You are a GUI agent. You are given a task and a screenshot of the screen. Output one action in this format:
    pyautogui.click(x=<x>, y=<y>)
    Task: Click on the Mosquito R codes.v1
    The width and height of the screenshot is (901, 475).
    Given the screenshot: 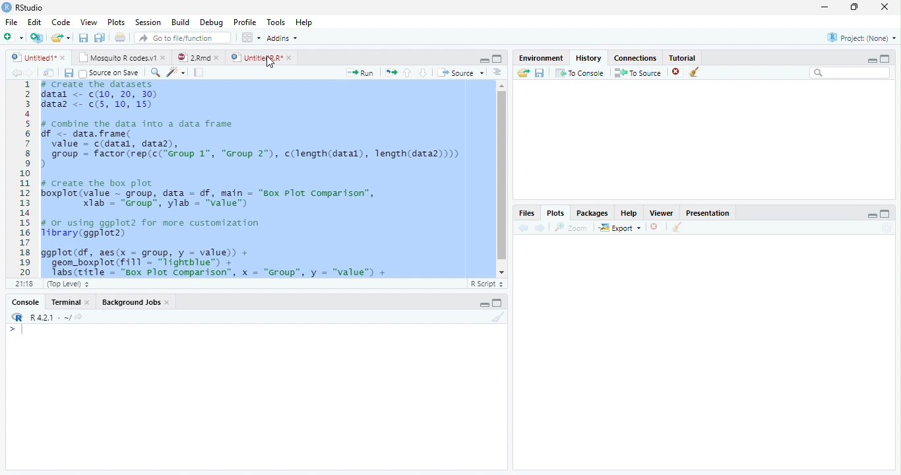 What is the action you would take?
    pyautogui.click(x=115, y=57)
    